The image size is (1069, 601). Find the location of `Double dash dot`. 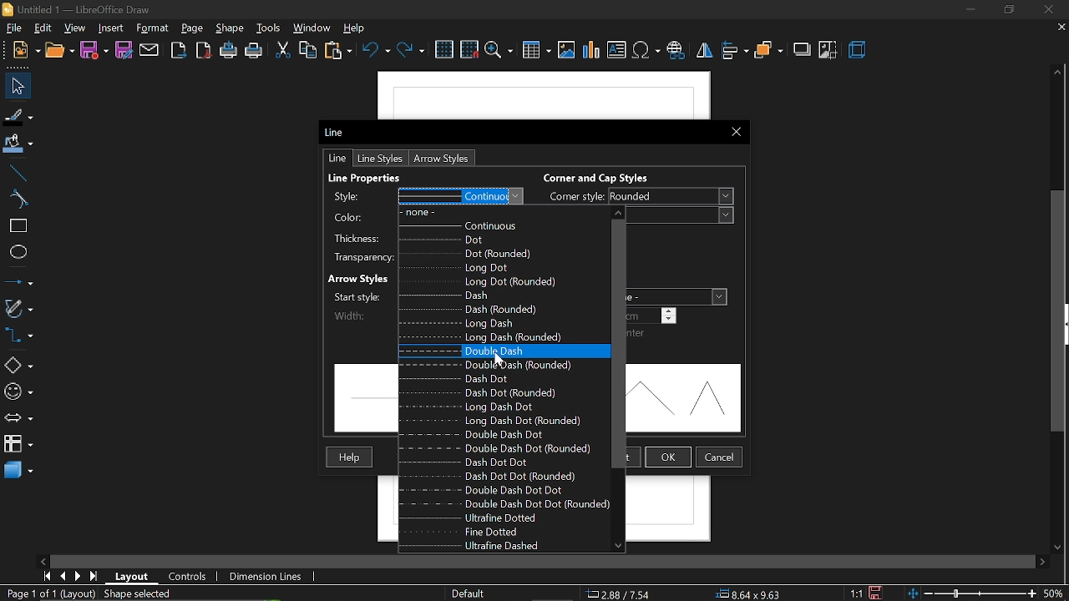

Double dash dot is located at coordinates (501, 434).